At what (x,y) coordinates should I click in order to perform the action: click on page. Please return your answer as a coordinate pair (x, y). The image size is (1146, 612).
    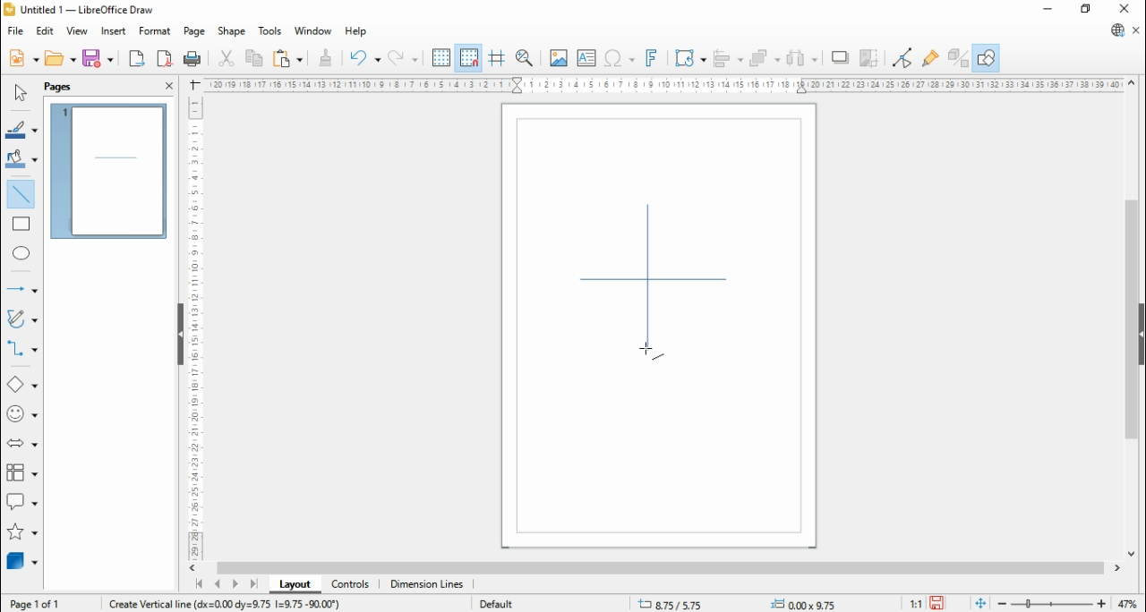
    Looking at the image, I should click on (58, 88).